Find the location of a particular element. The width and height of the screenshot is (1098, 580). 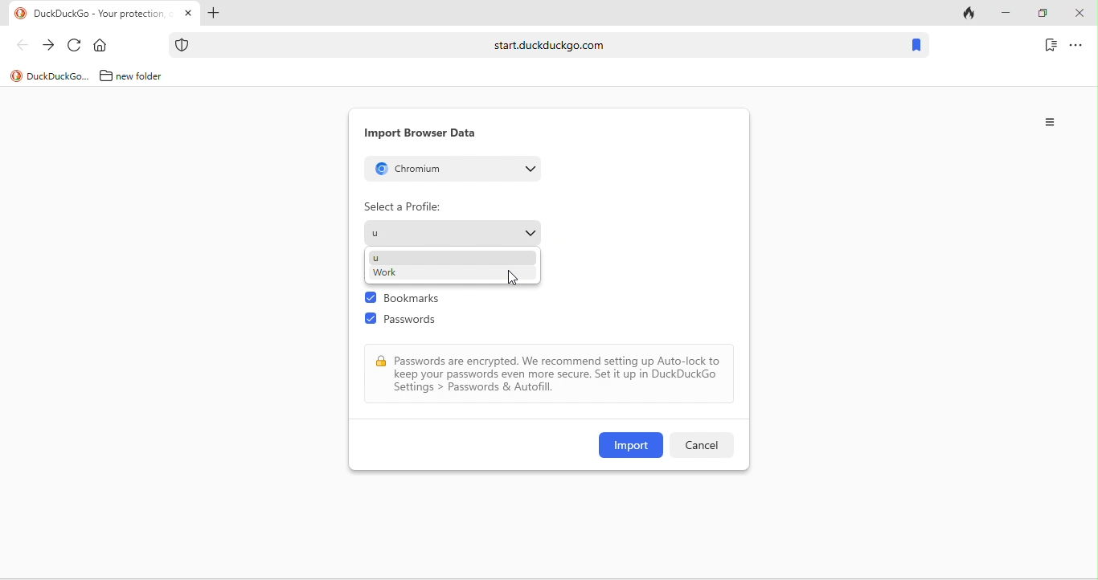

new folder is located at coordinates (145, 76).